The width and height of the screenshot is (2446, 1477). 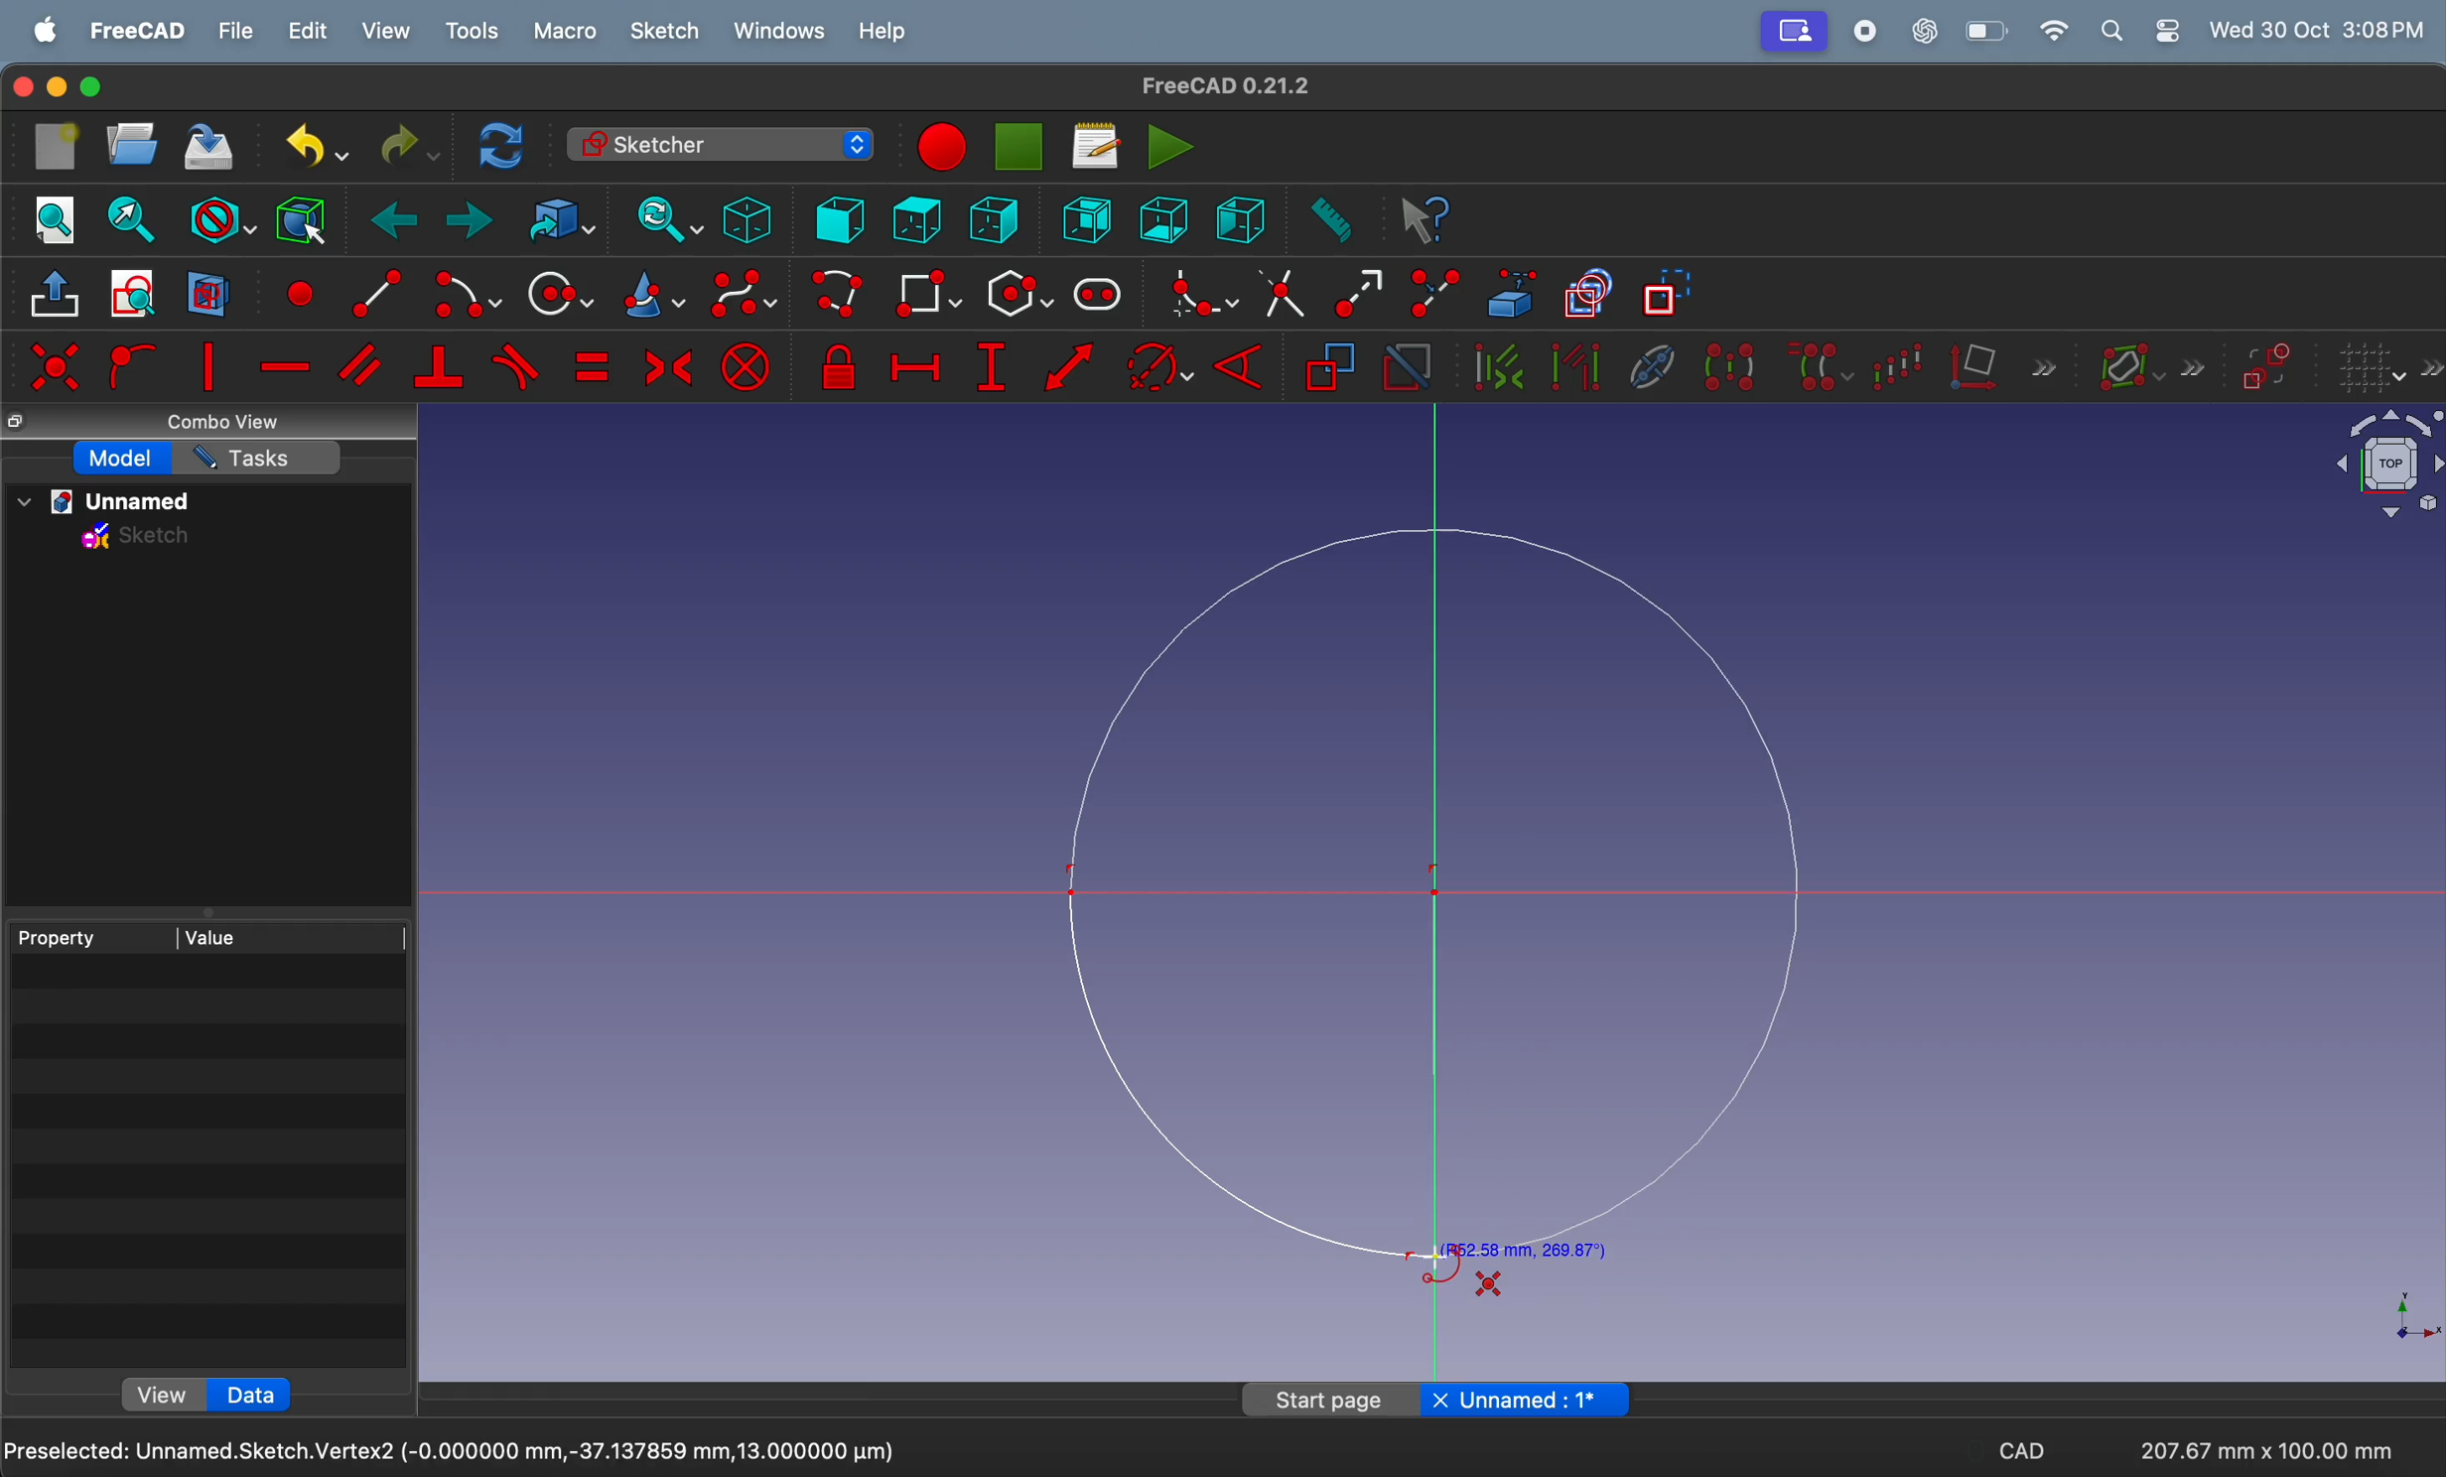 I want to click on constrain horrizontal, so click(x=287, y=366).